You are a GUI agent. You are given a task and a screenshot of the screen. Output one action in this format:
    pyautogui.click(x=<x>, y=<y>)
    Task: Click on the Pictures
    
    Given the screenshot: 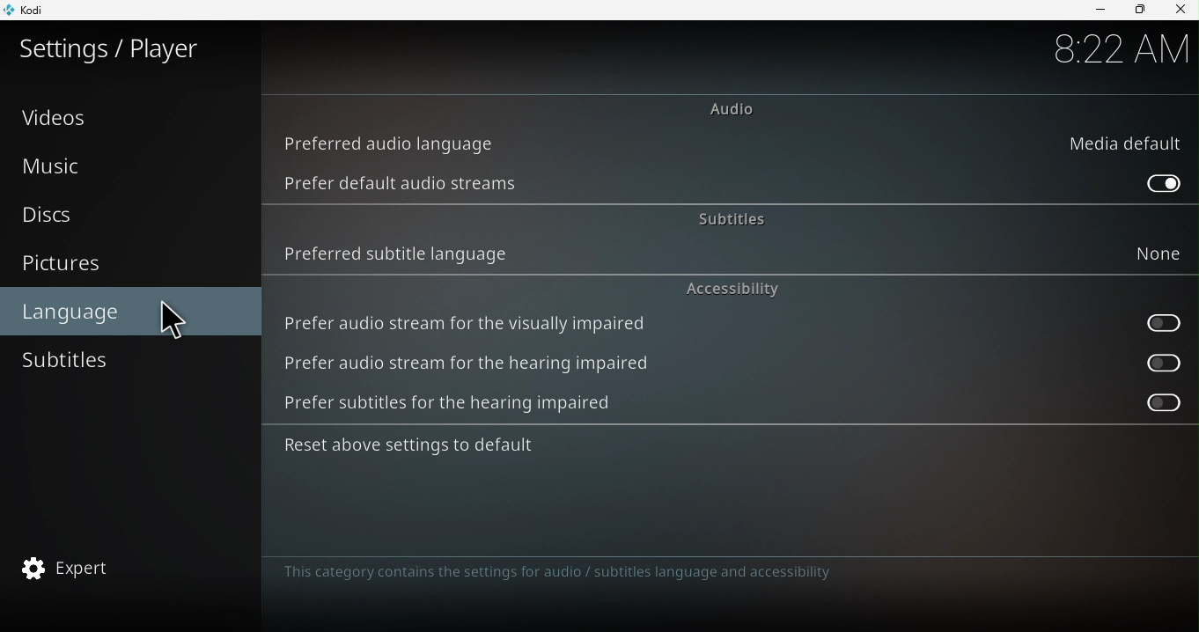 What is the action you would take?
    pyautogui.click(x=129, y=265)
    